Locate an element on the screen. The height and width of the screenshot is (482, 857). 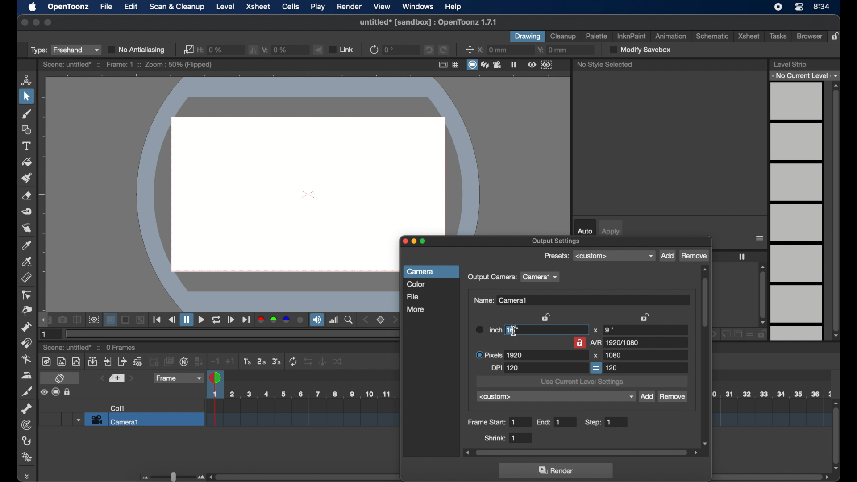
pump tool is located at coordinates (25, 327).